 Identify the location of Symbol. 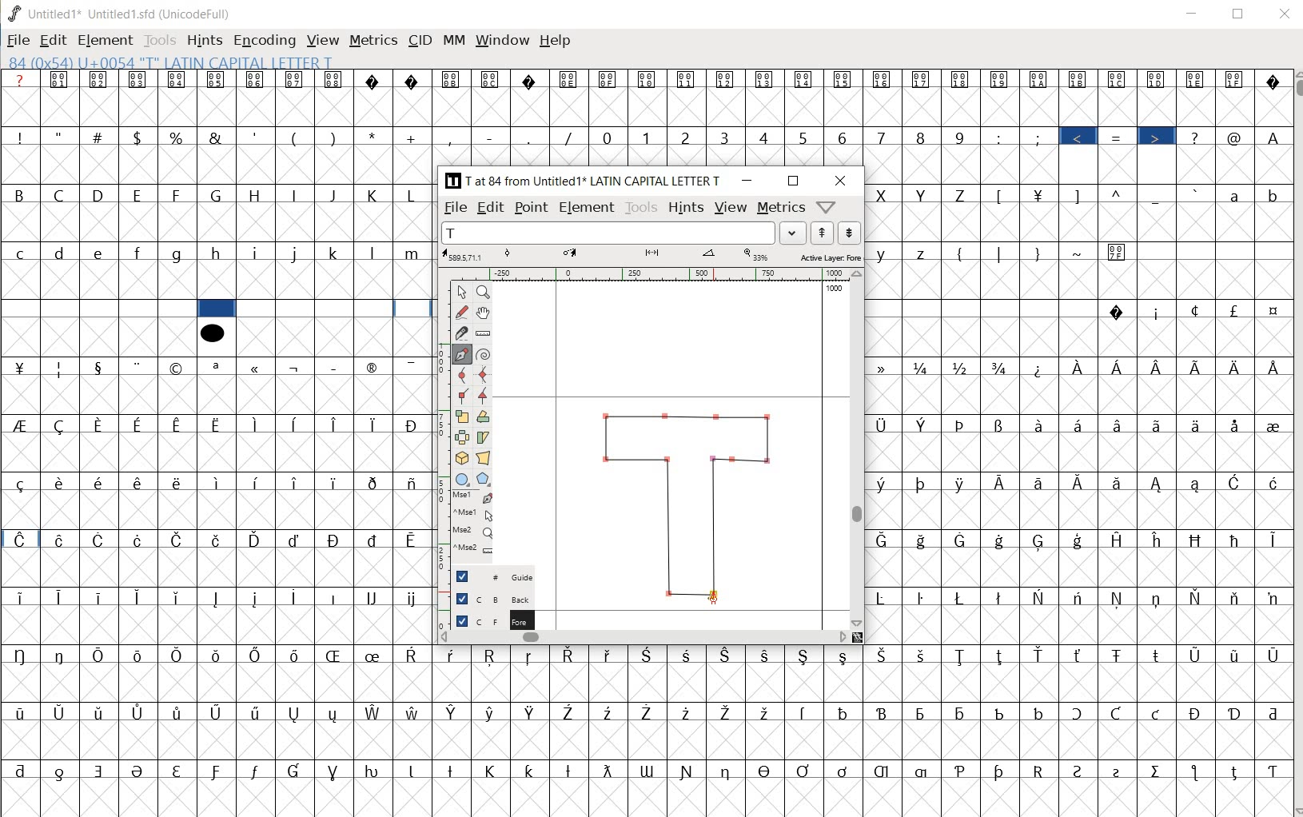
(964, 540).